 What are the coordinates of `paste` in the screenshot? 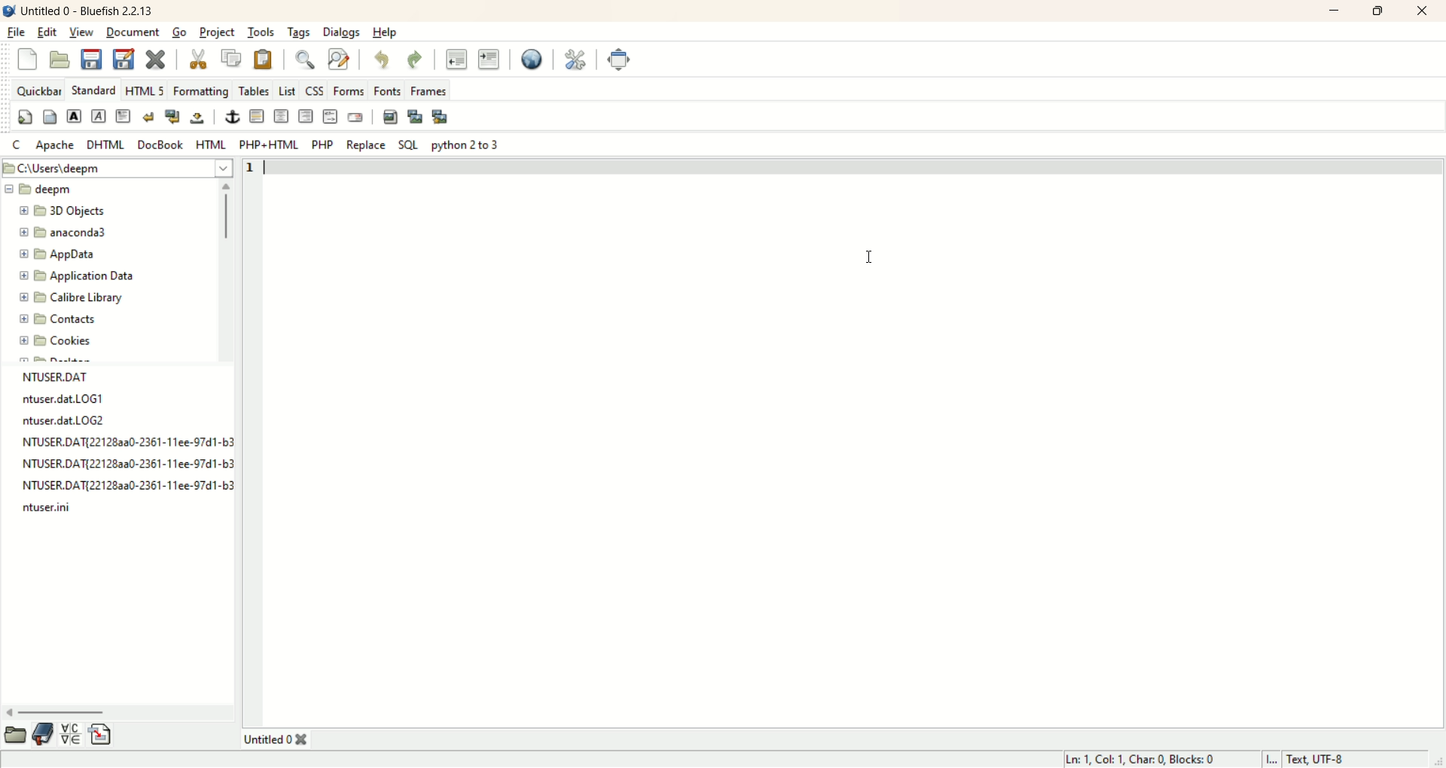 It's located at (263, 60).